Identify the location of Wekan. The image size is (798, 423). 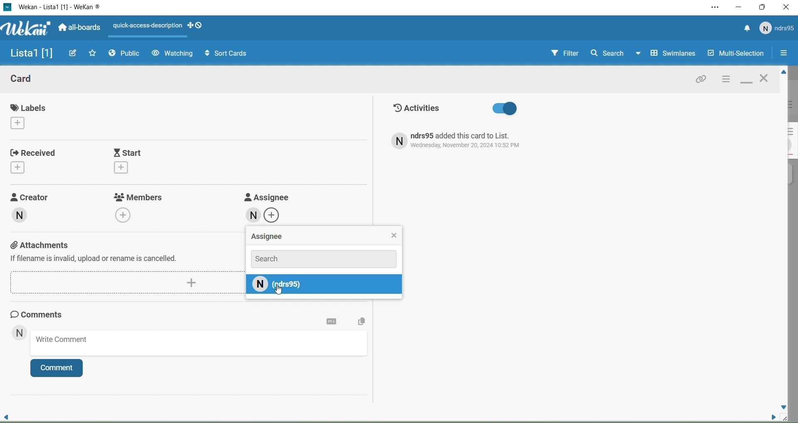
(59, 7).